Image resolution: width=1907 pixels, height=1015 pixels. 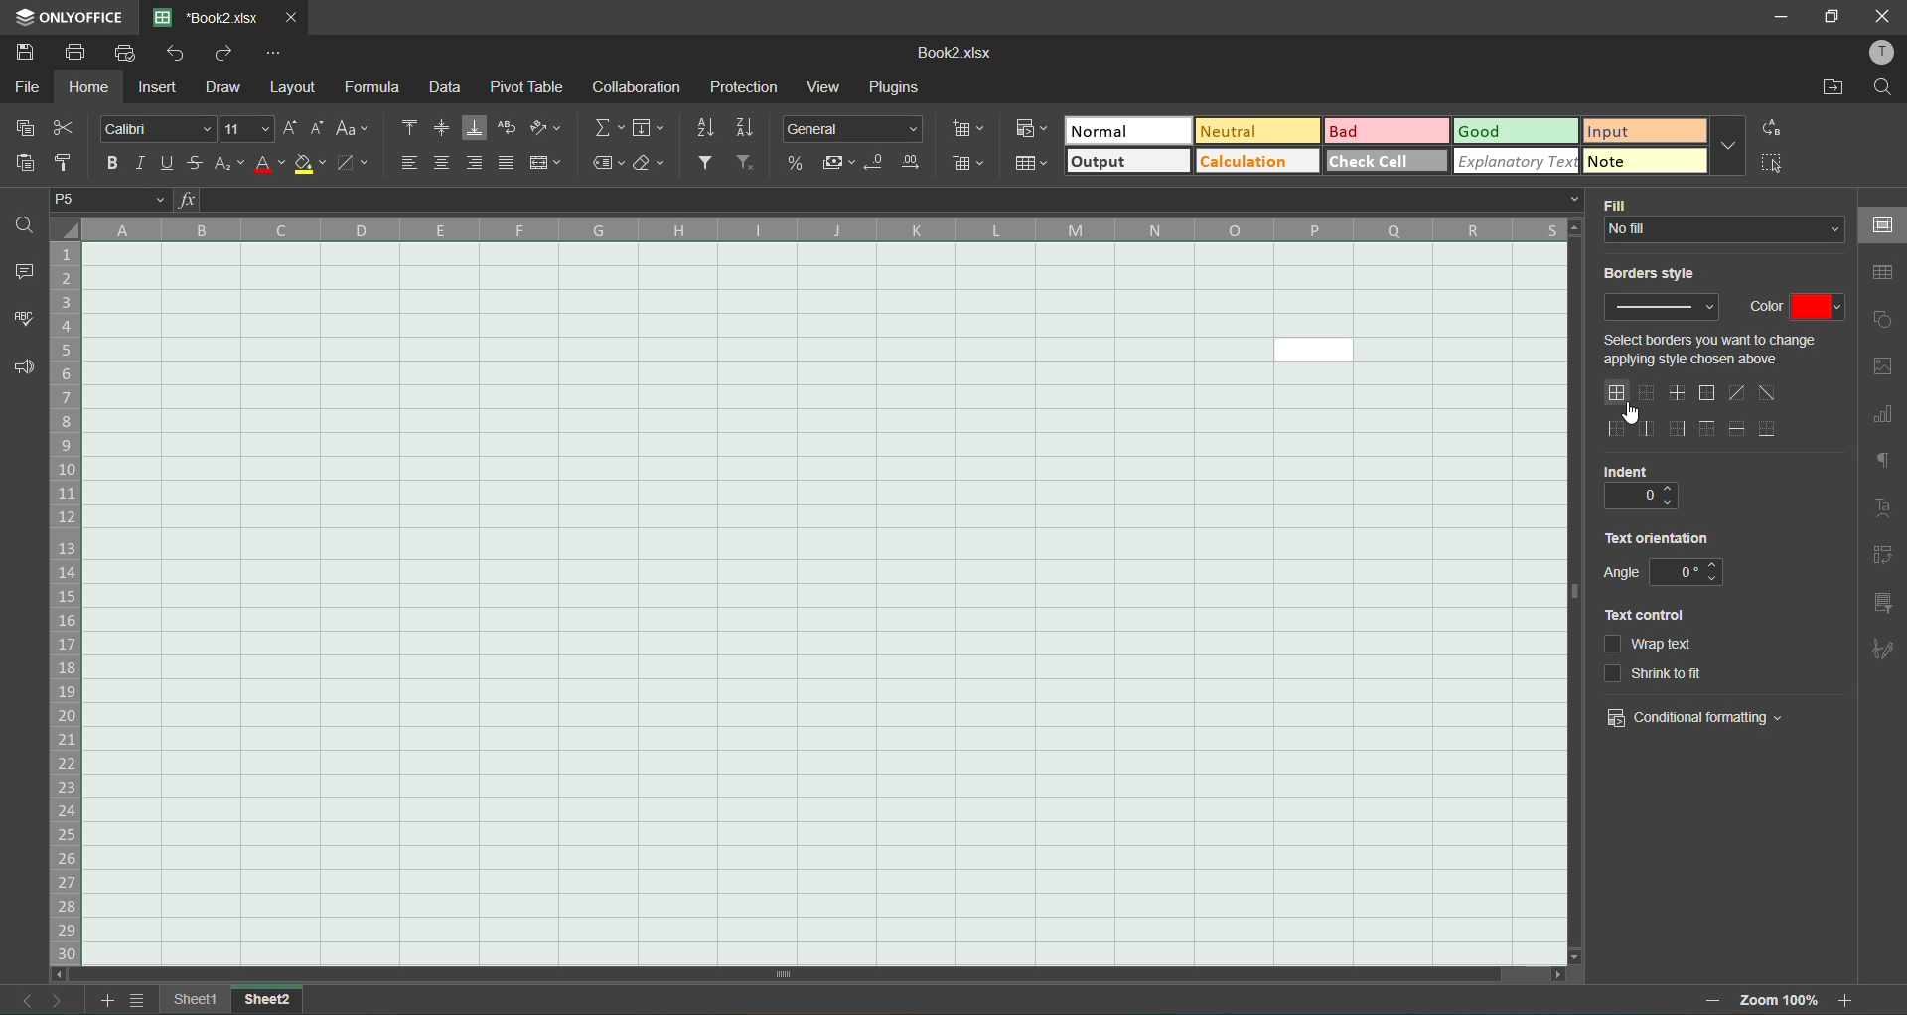 I want to click on insert cells, so click(x=965, y=130).